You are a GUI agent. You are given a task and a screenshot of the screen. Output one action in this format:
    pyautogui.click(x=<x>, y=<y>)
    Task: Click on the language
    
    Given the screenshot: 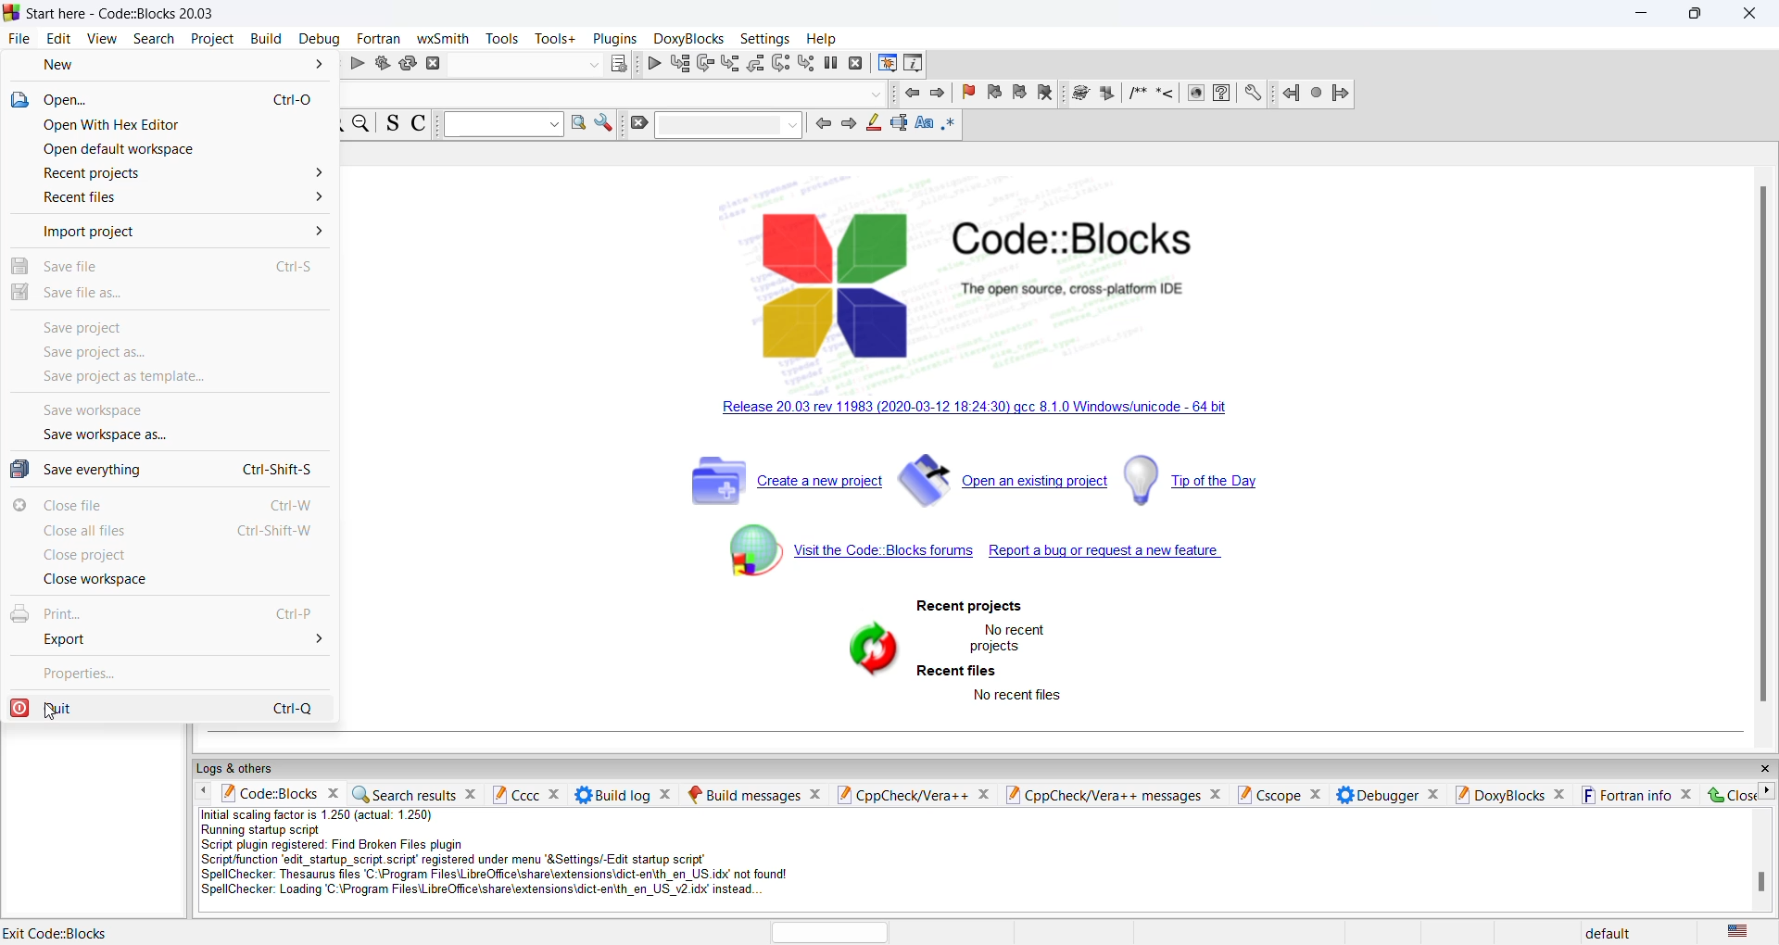 What is the action you would take?
    pyautogui.click(x=1736, y=932)
    